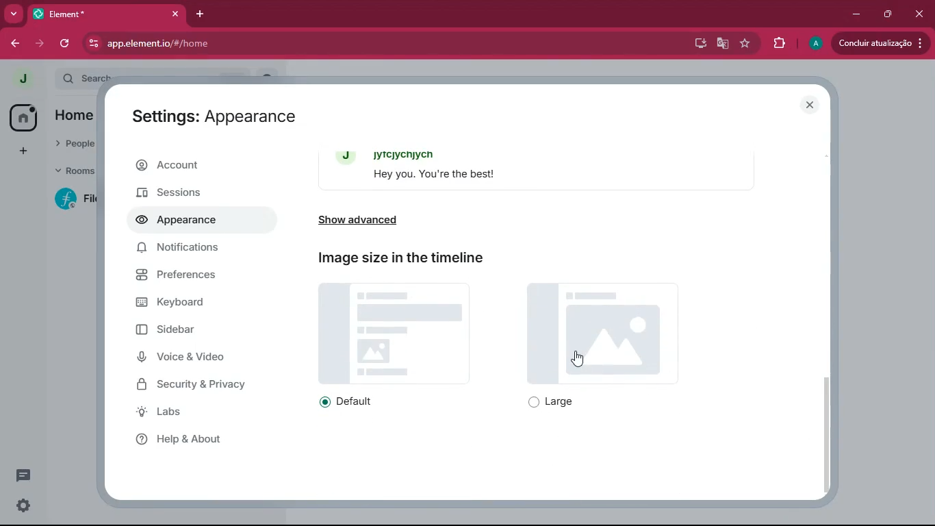 The image size is (935, 526). I want to click on Settings: Appearance, so click(215, 119).